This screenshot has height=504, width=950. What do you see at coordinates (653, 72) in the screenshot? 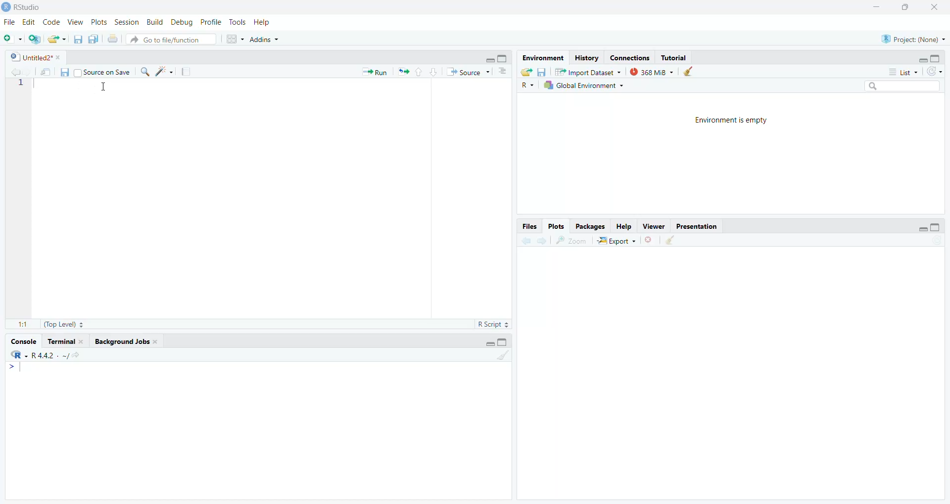
I see `© 363 MmiB +` at bounding box center [653, 72].